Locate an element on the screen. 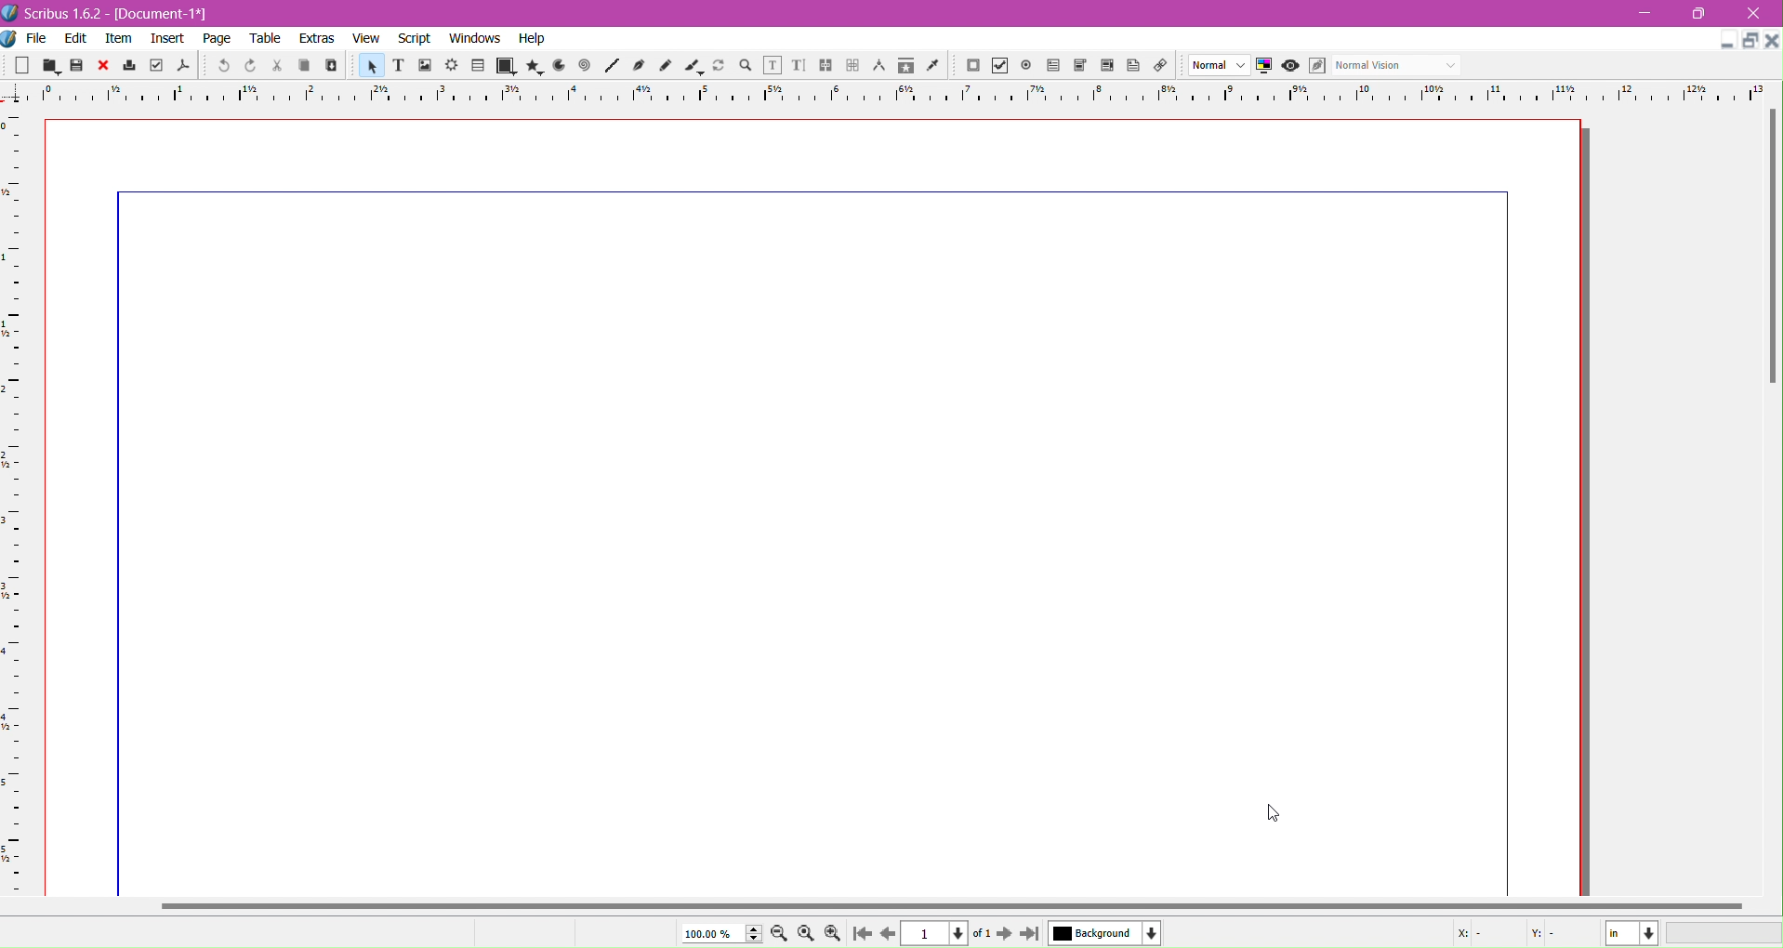 This screenshot has width=1783, height=948. background is located at coordinates (1105, 933).